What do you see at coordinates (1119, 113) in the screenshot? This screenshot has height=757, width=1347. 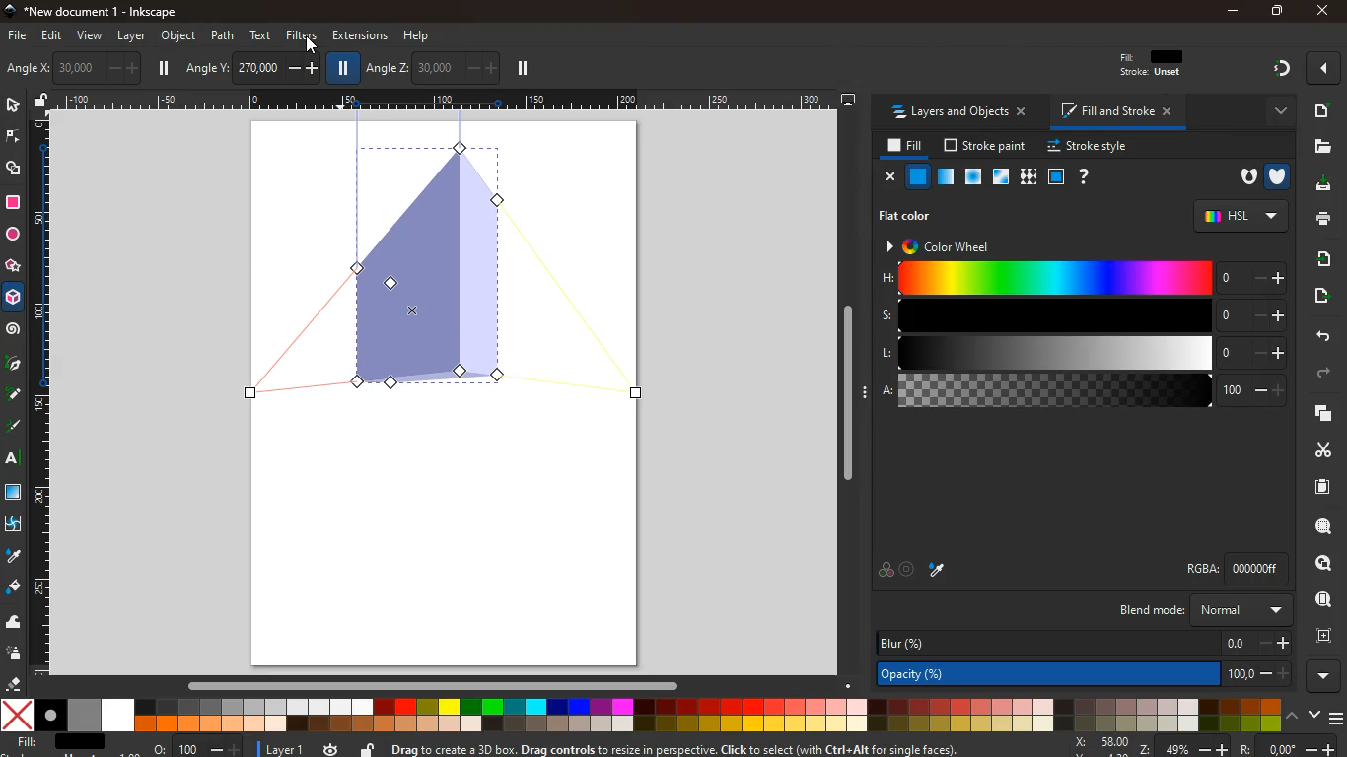 I see `fill and stroke` at bounding box center [1119, 113].